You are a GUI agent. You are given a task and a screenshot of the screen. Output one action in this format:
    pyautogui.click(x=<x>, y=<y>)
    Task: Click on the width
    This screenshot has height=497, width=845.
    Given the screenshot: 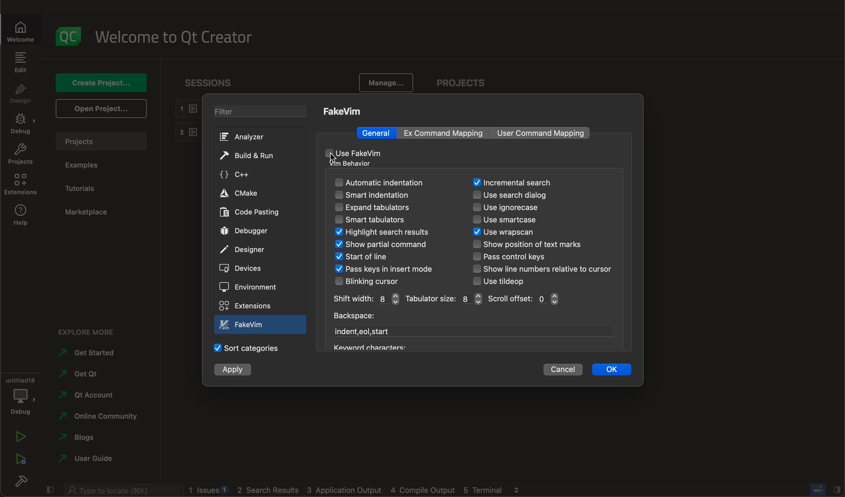 What is the action you would take?
    pyautogui.click(x=365, y=299)
    